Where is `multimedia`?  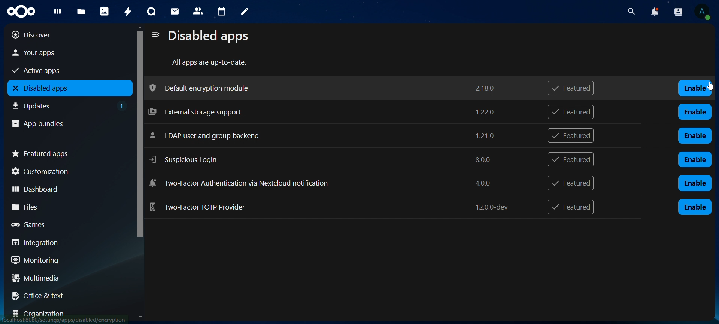 multimedia is located at coordinates (67, 279).